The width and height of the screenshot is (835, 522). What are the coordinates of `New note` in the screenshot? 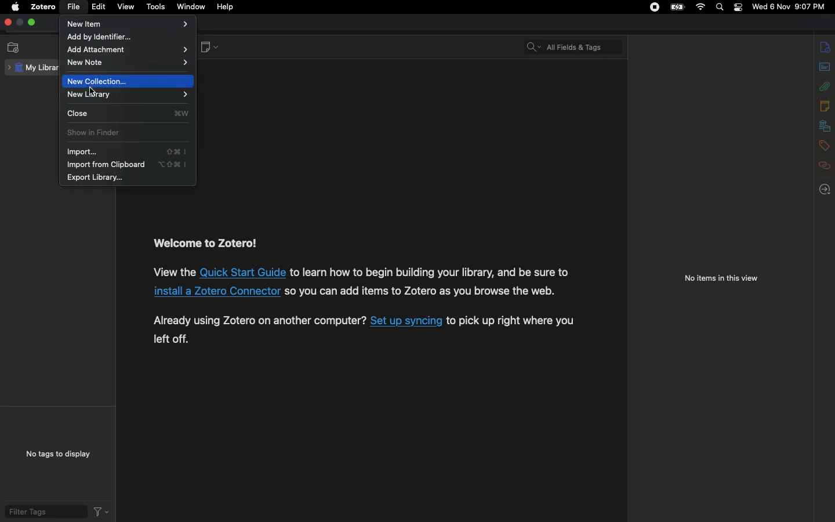 It's located at (208, 48).